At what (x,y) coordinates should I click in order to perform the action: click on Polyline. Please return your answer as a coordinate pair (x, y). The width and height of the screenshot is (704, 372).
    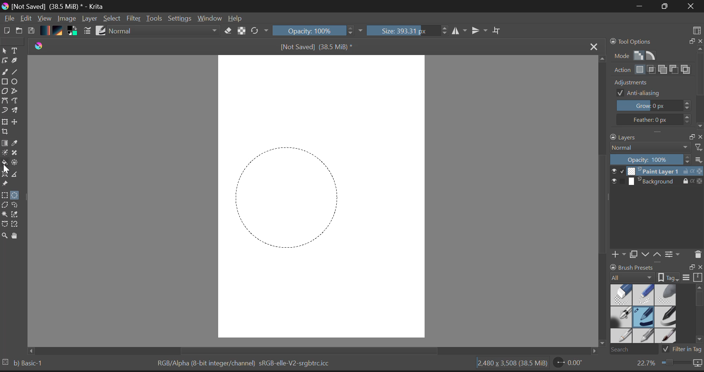
    Looking at the image, I should click on (16, 92).